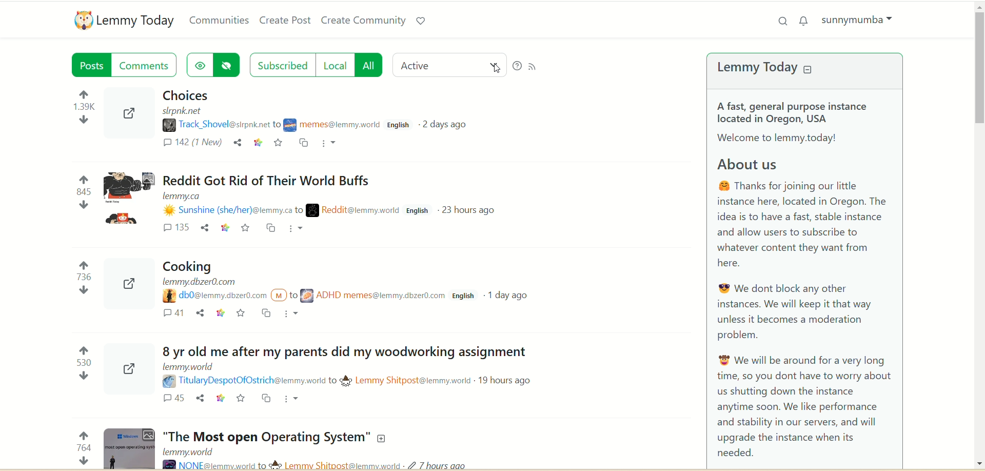 This screenshot has width=985, height=471. Describe the element at coordinates (224, 227) in the screenshot. I see `Context` at that location.